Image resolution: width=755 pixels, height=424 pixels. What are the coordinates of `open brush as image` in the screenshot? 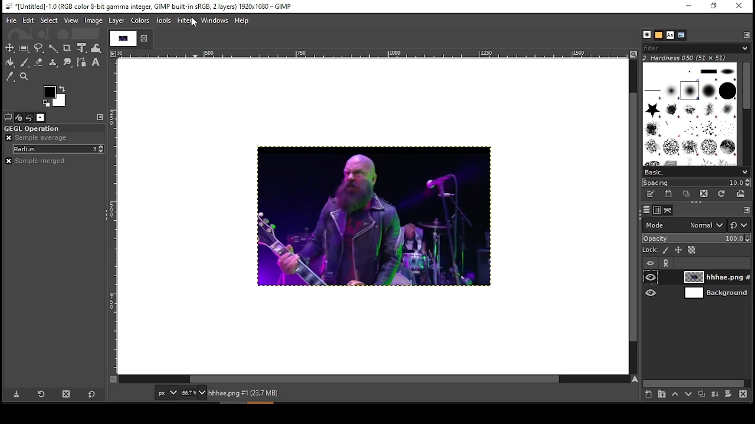 It's located at (741, 195).